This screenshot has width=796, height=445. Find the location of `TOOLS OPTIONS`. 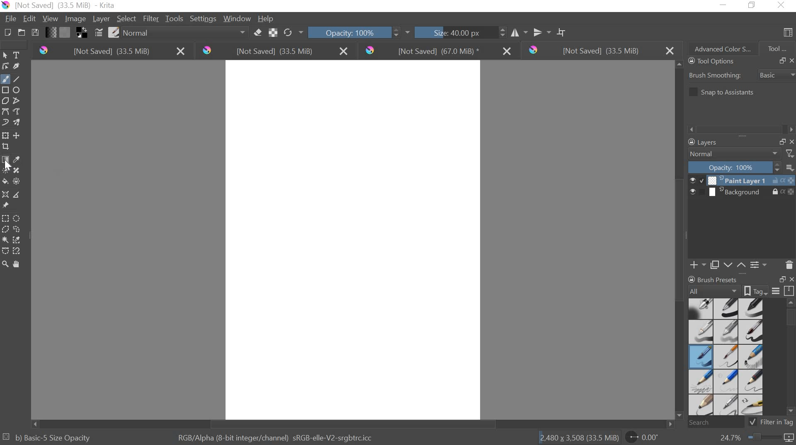

TOOLS OPTIONS is located at coordinates (710, 62).